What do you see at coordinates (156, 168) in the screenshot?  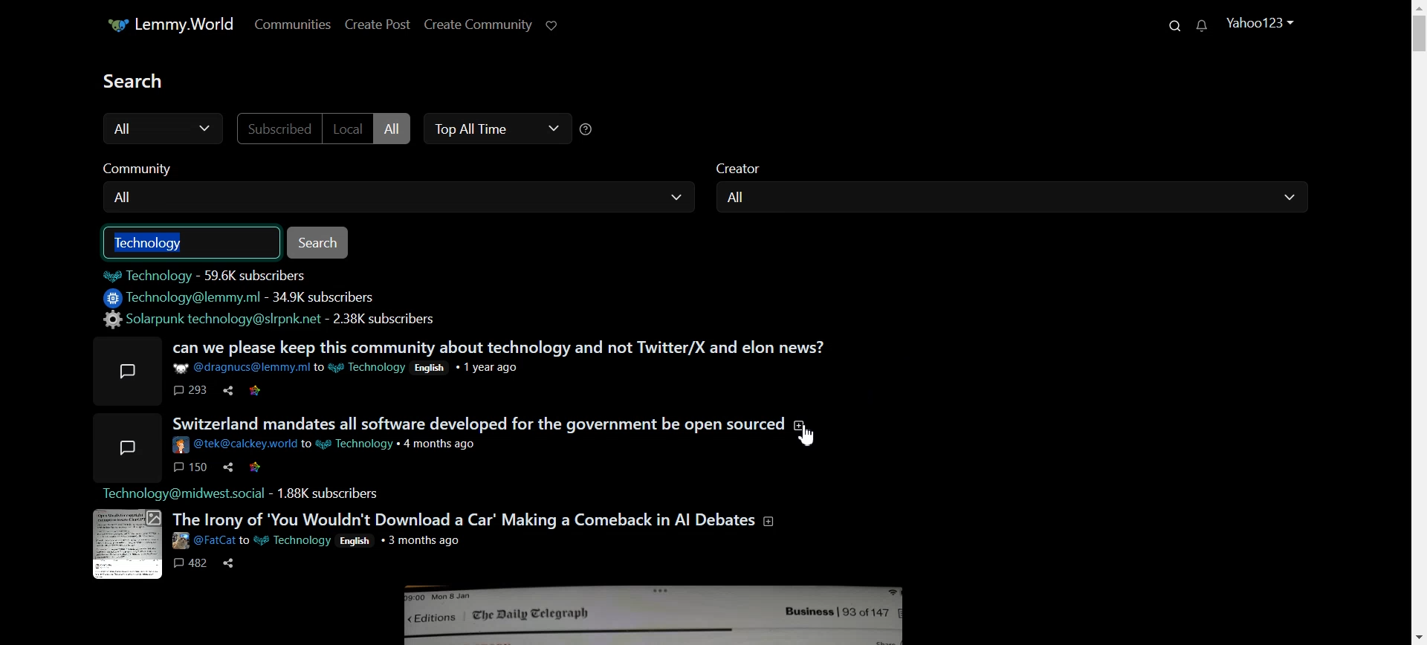 I see `Community` at bounding box center [156, 168].